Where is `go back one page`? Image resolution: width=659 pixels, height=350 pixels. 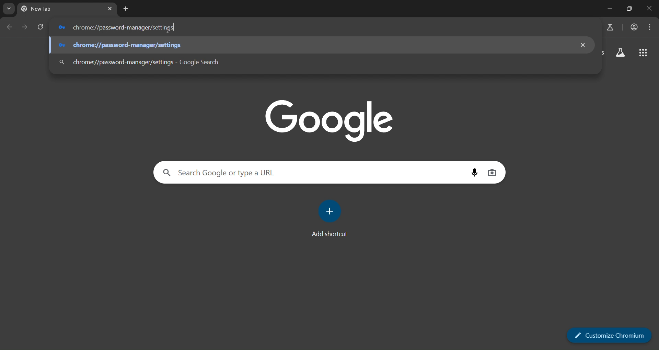 go back one page is located at coordinates (9, 27).